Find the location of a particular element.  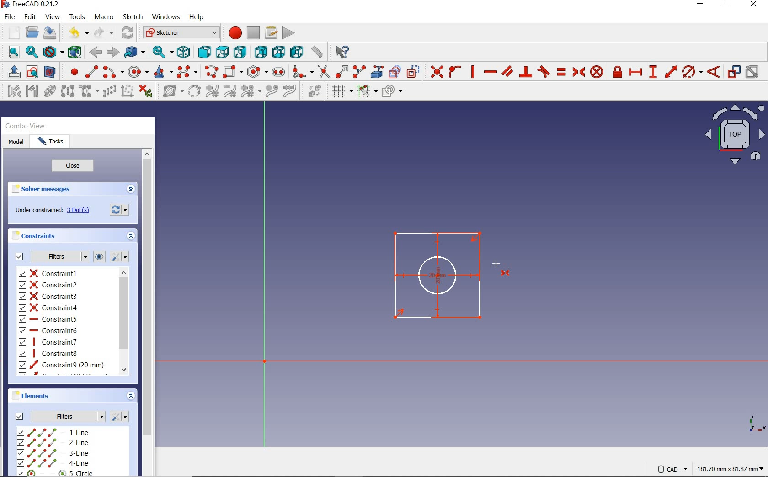

convert geometry to b-spline is located at coordinates (194, 91).